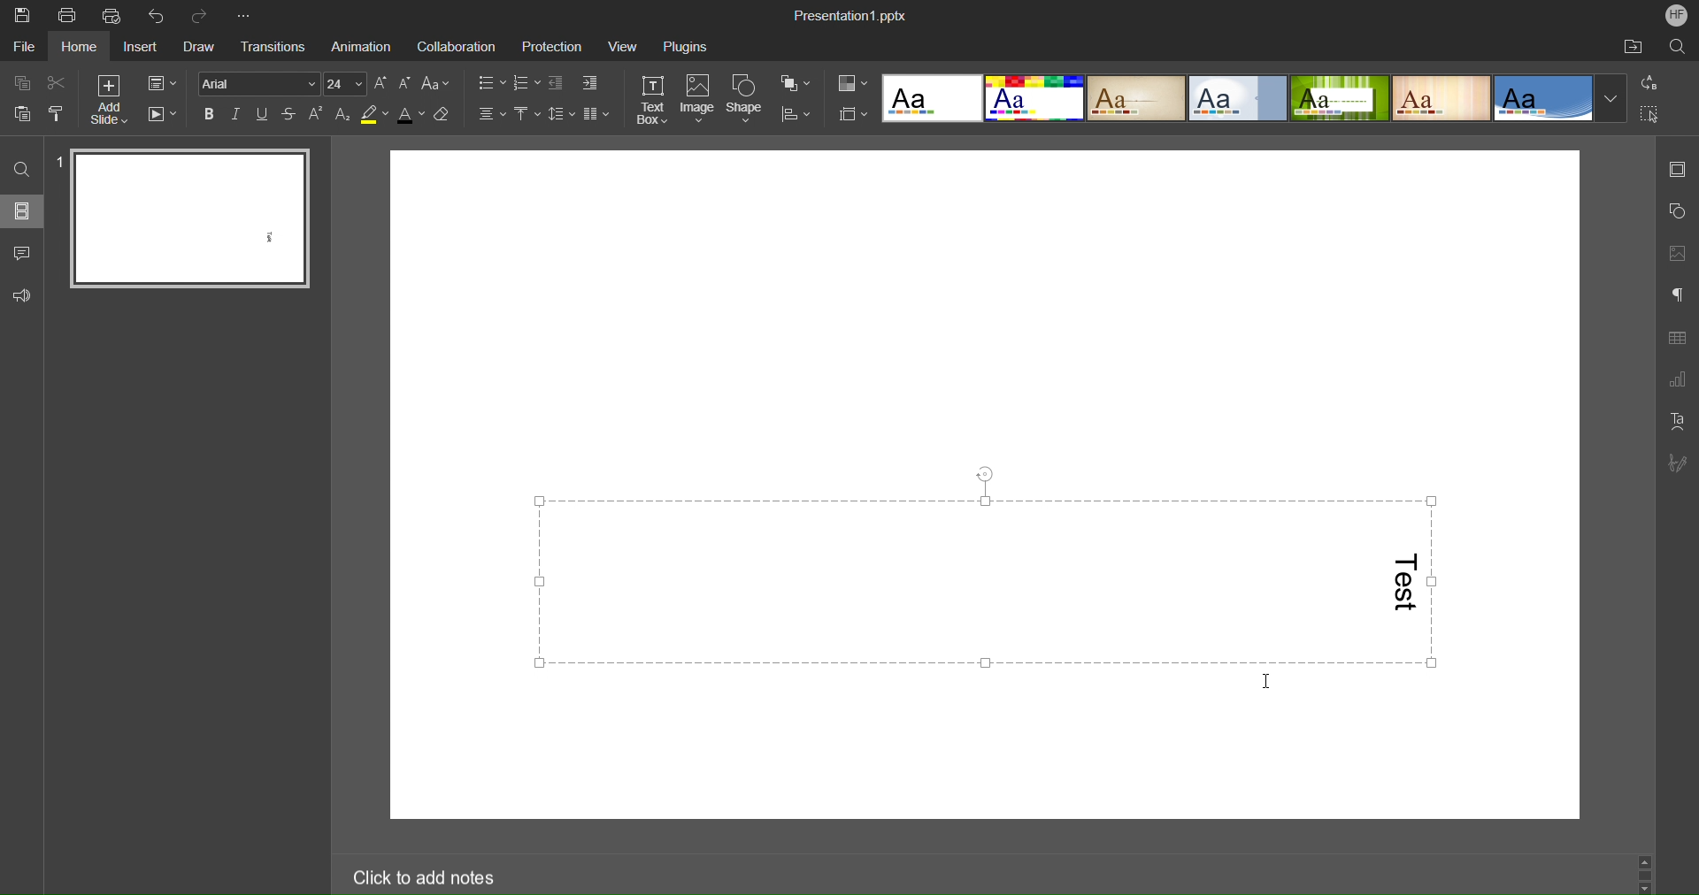 This screenshot has height=895, width=1699. What do you see at coordinates (689, 44) in the screenshot?
I see `Plugins` at bounding box center [689, 44].